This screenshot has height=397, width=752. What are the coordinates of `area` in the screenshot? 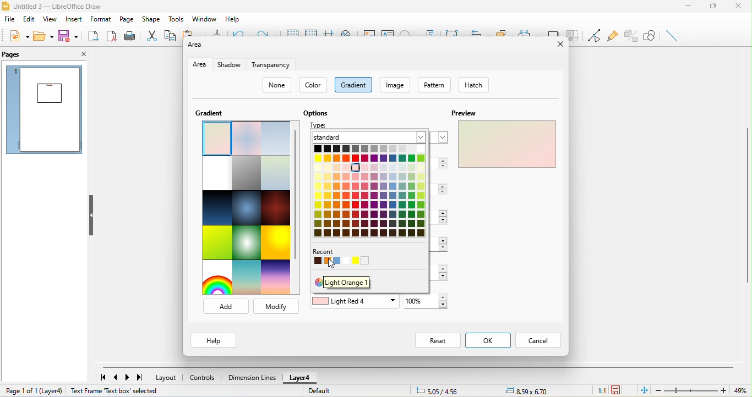 It's located at (199, 64).